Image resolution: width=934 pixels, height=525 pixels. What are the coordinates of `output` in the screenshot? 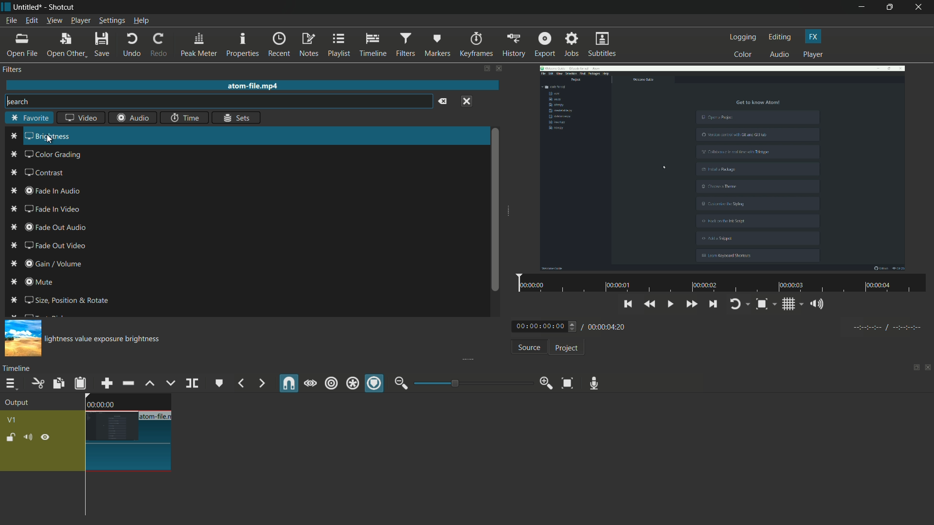 It's located at (20, 403).